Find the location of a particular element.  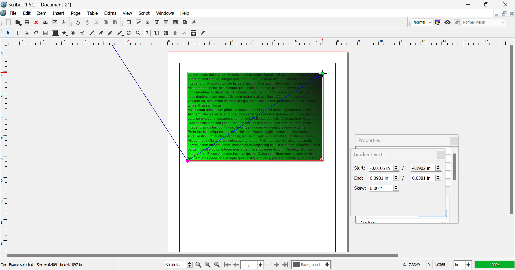

Render Frame is located at coordinates (36, 33).